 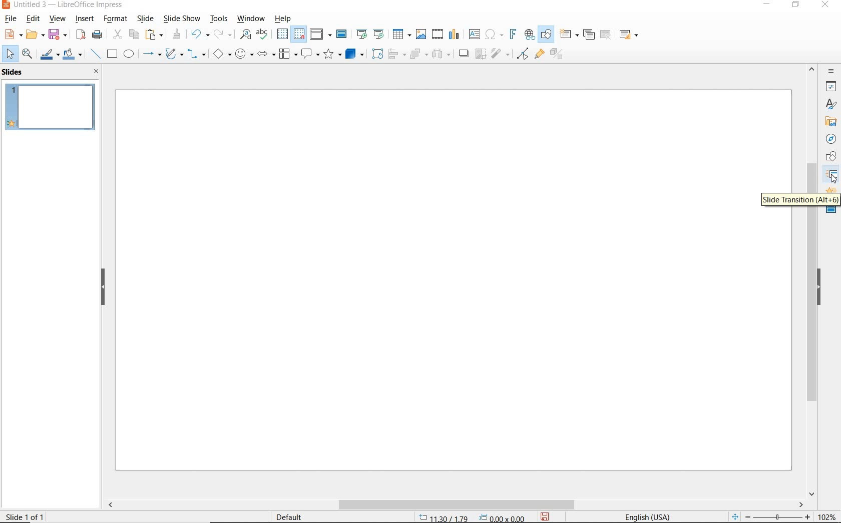 I want to click on STARS AND BANNERS, so click(x=331, y=54).